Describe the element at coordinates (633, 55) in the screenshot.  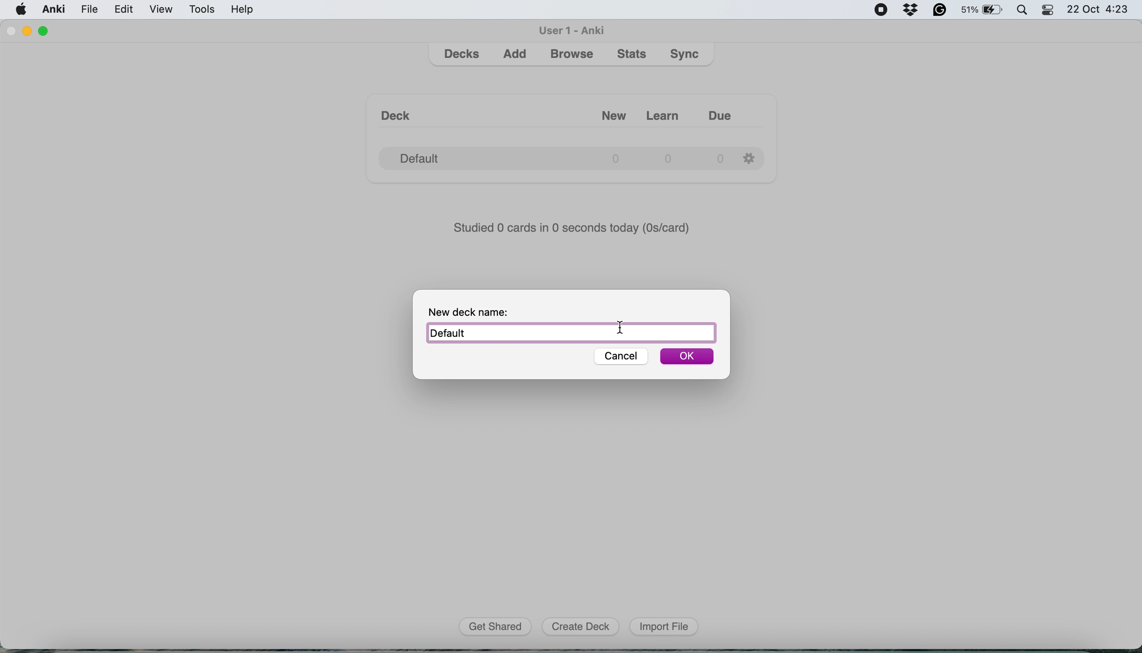
I see `stats` at that location.